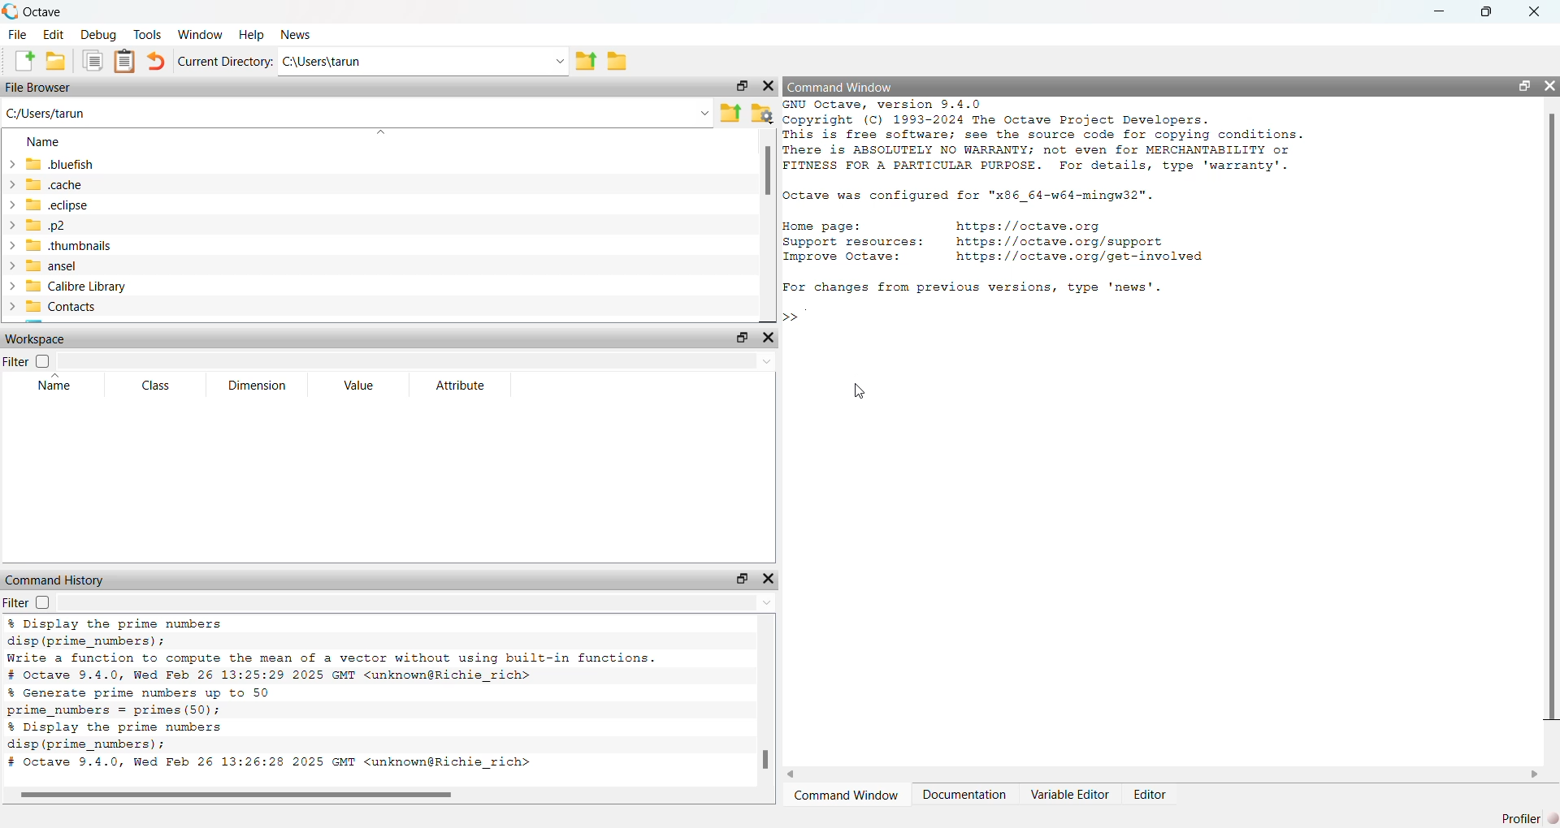 The width and height of the screenshot is (1560, 828). I want to click on Name, so click(57, 384).